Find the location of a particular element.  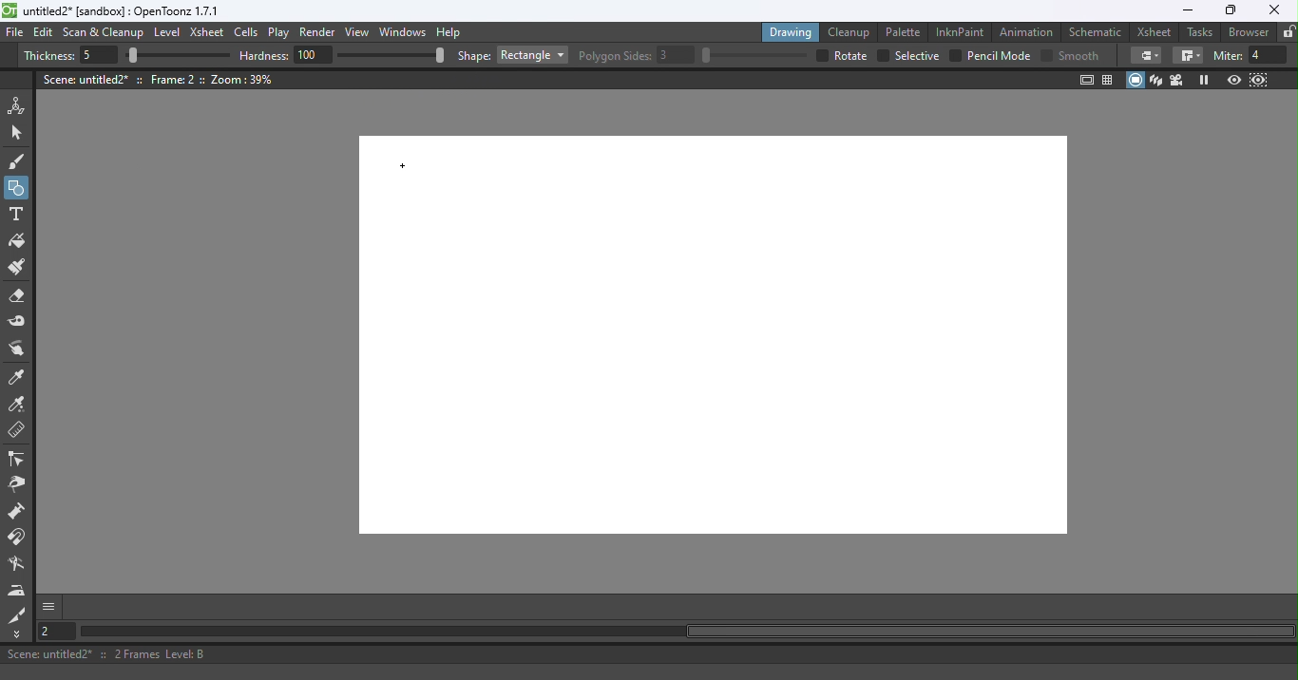

Border corners is located at coordinates (1188, 56).